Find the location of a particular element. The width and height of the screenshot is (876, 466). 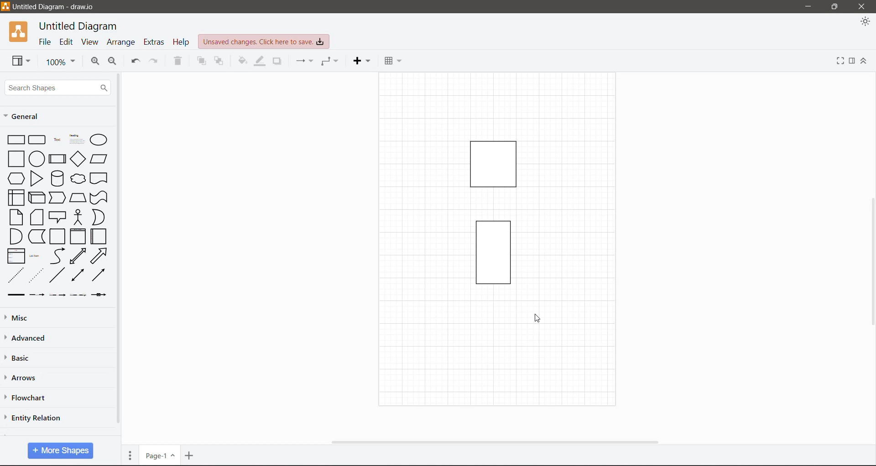

Pages is located at coordinates (130, 454).